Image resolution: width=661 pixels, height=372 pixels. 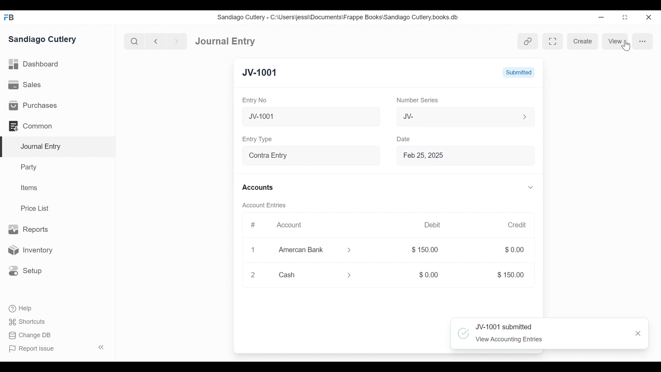 I want to click on Cursor, so click(x=629, y=47).